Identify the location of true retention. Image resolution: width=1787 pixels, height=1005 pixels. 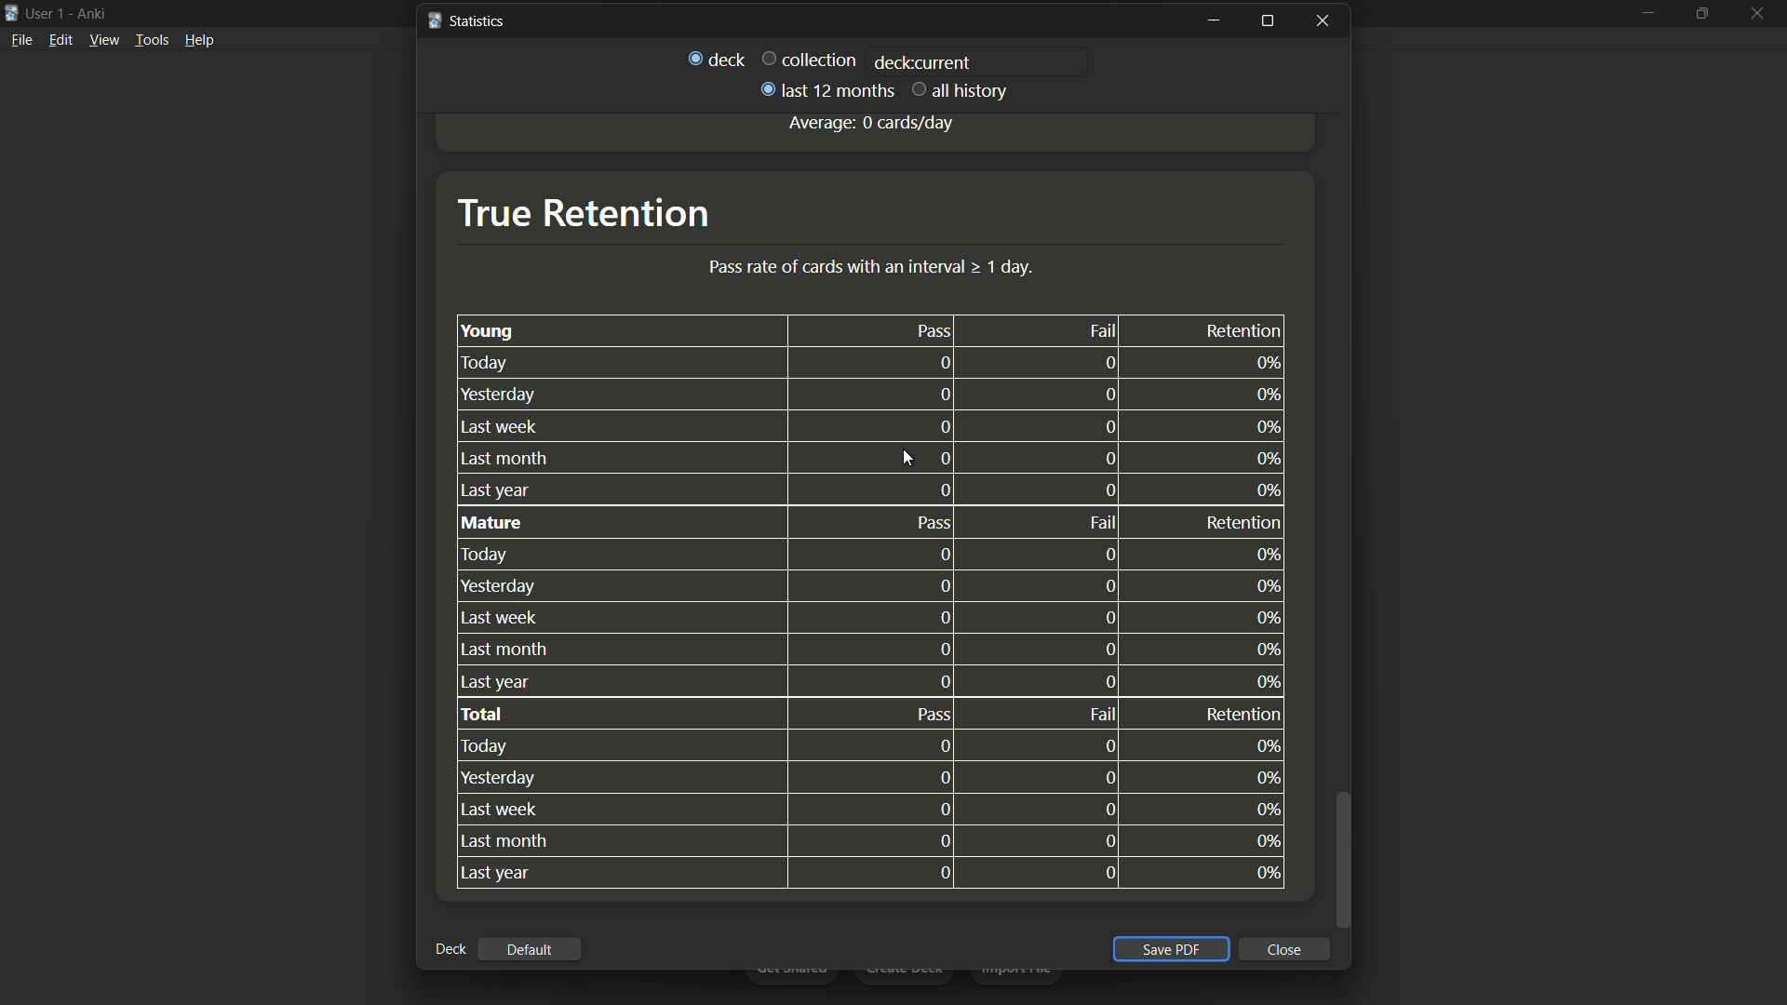
(583, 212).